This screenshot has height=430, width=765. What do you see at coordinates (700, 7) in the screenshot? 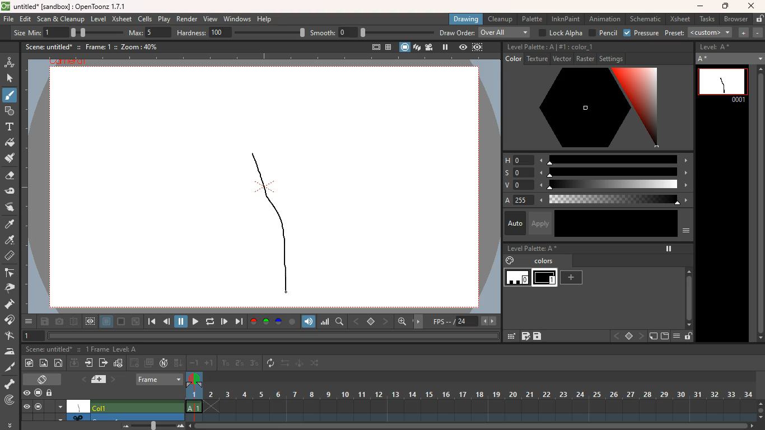
I see `minimize` at bounding box center [700, 7].